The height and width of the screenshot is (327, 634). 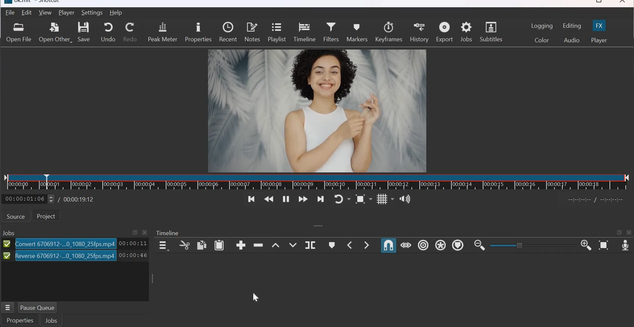 What do you see at coordinates (350, 245) in the screenshot?
I see `Previous Marker` at bounding box center [350, 245].